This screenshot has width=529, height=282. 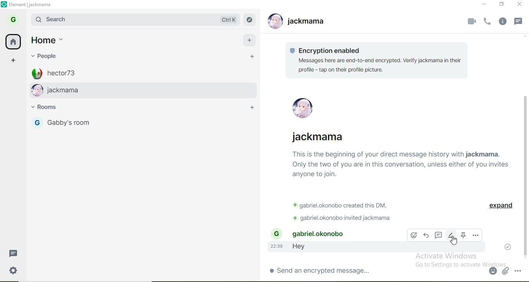 I want to click on text 1, so click(x=379, y=59).